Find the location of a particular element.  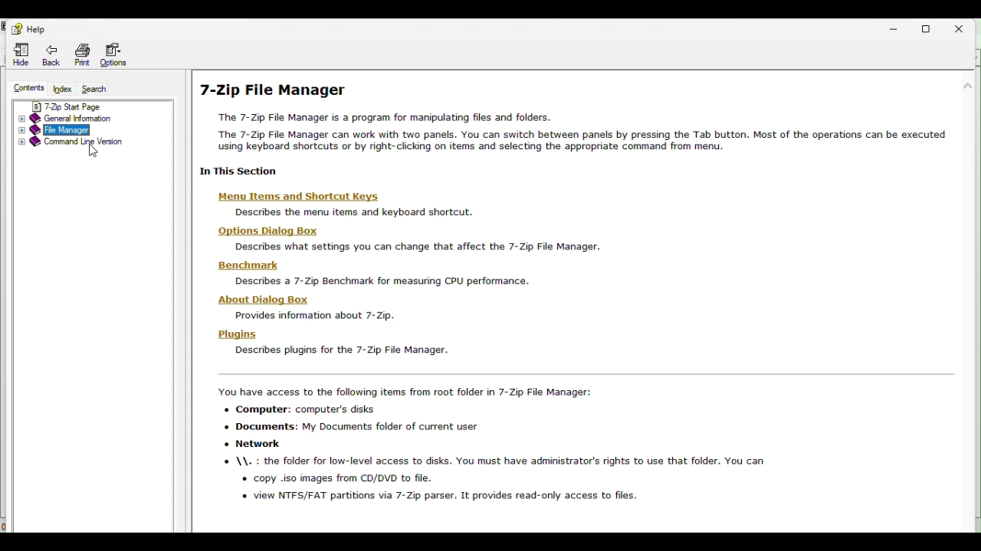

Back  is located at coordinates (54, 54).